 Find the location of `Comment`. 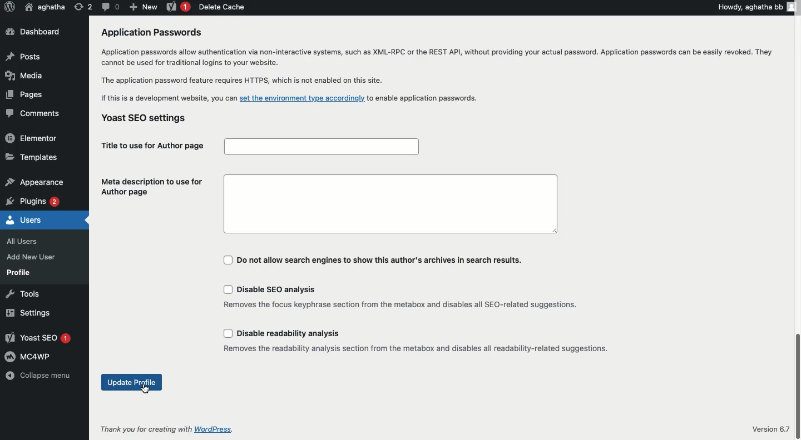

Comment is located at coordinates (110, 6).